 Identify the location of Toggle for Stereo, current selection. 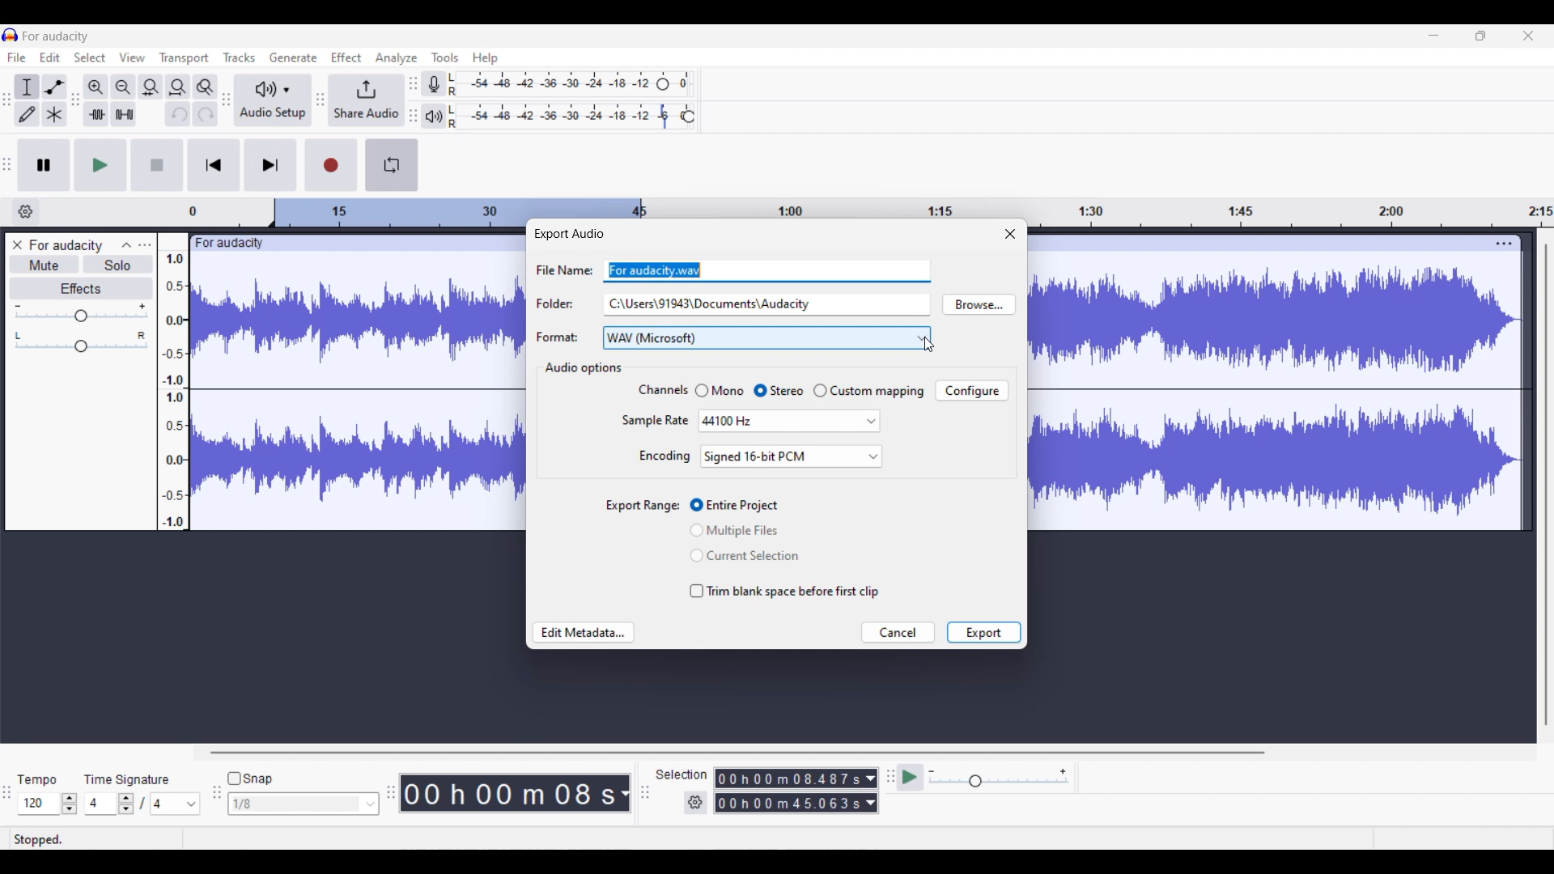
(779, 391).